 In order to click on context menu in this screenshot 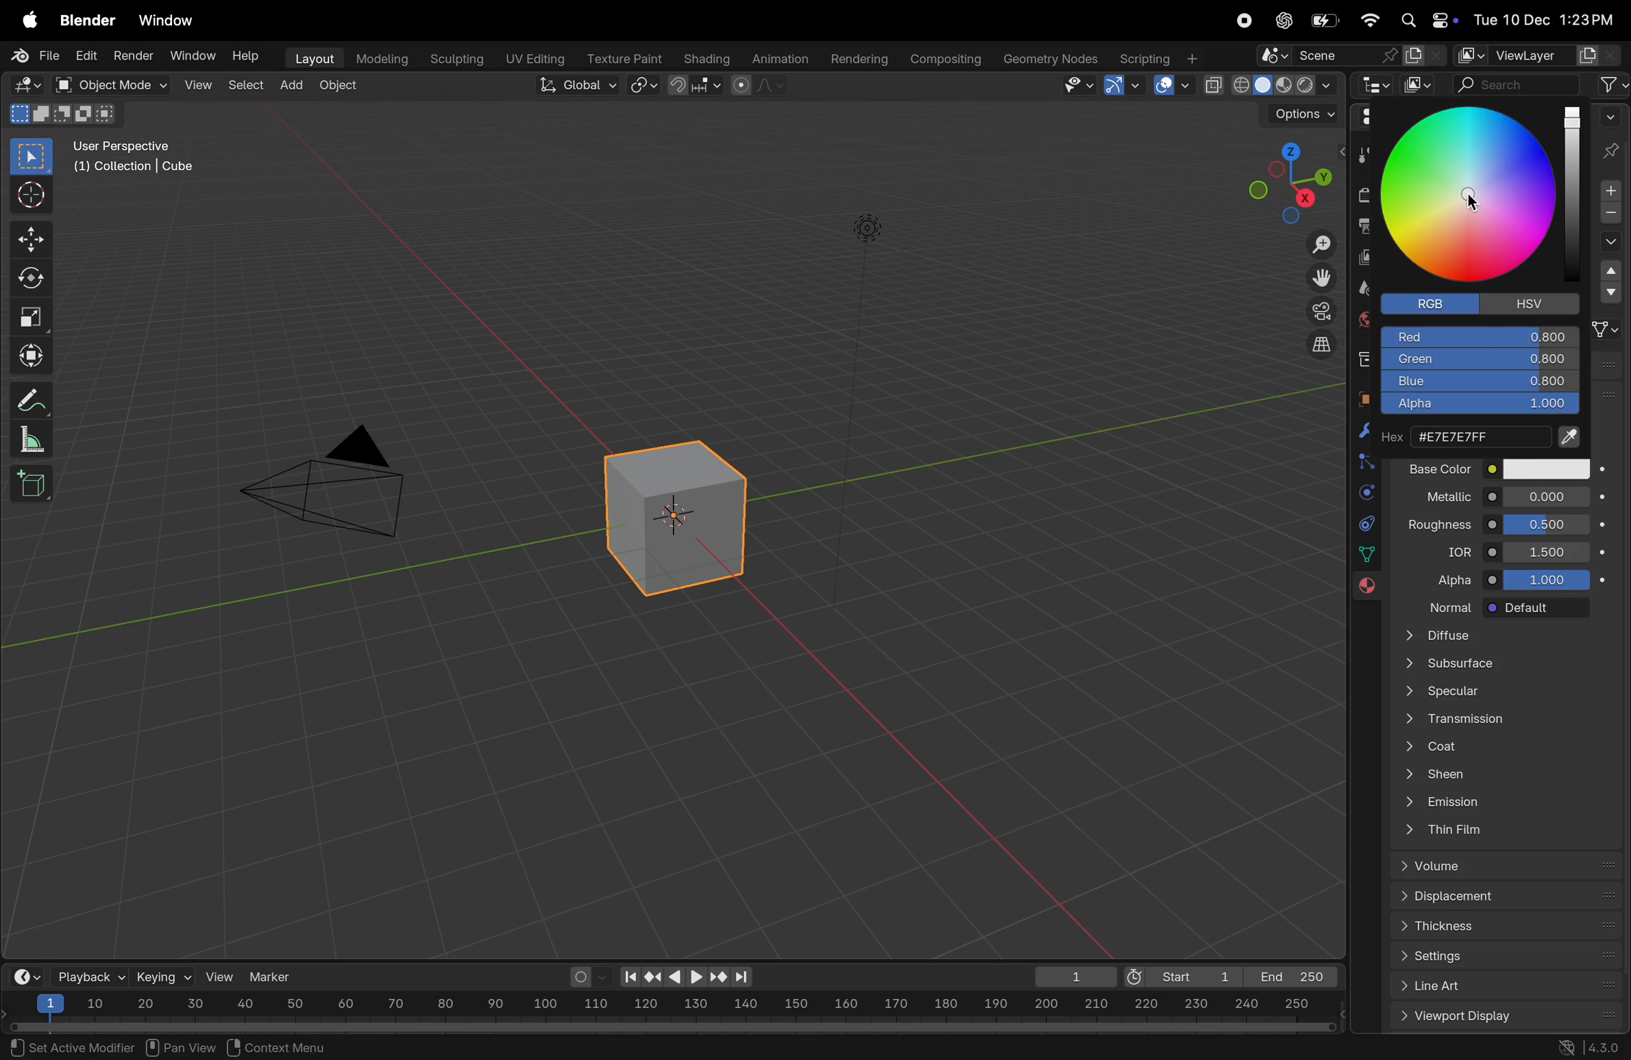, I will do `click(284, 1046)`.